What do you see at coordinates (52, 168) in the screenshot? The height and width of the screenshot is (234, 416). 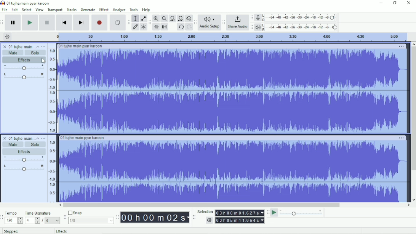 I see `Sound` at bounding box center [52, 168].